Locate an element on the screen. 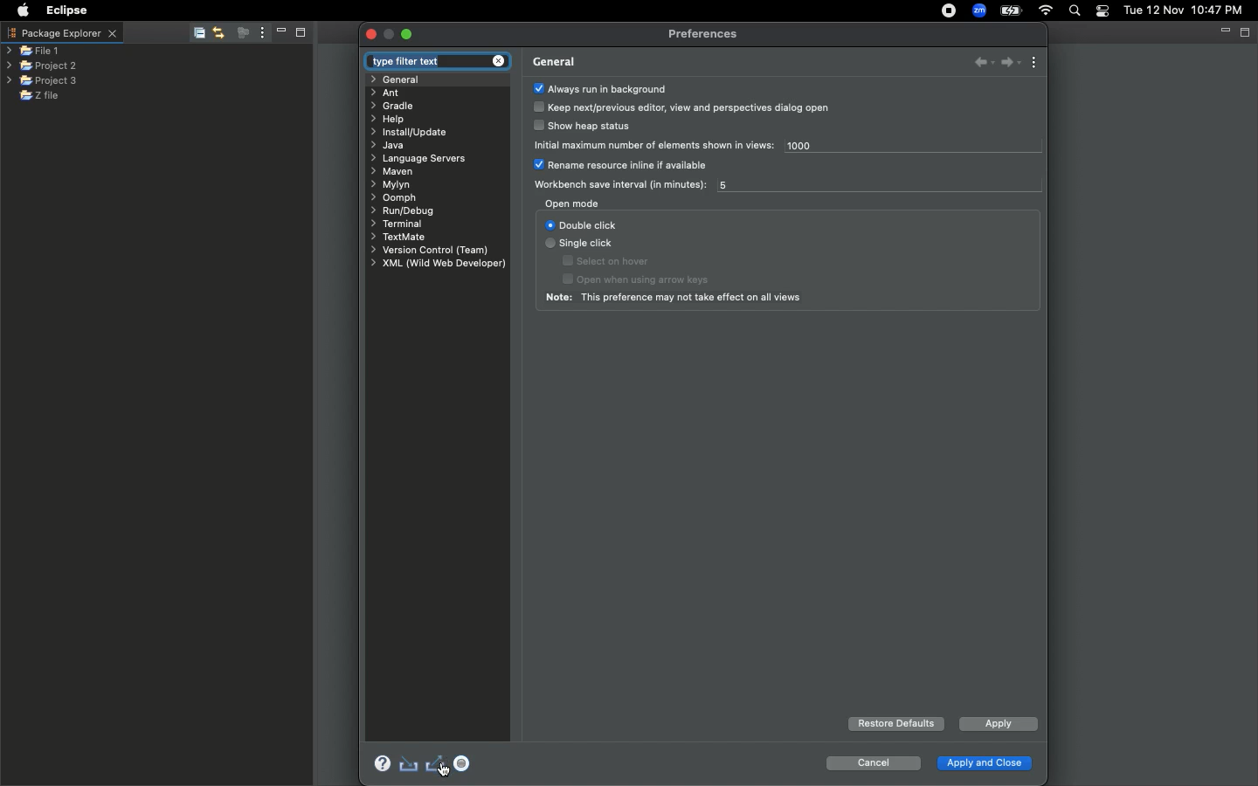 This screenshot has height=786, width=1258. Focus on active task is located at coordinates (242, 32).